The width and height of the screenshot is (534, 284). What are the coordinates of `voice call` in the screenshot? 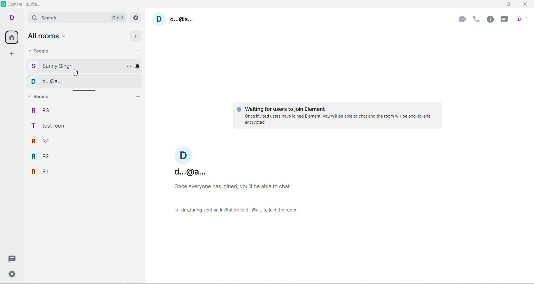 It's located at (477, 19).